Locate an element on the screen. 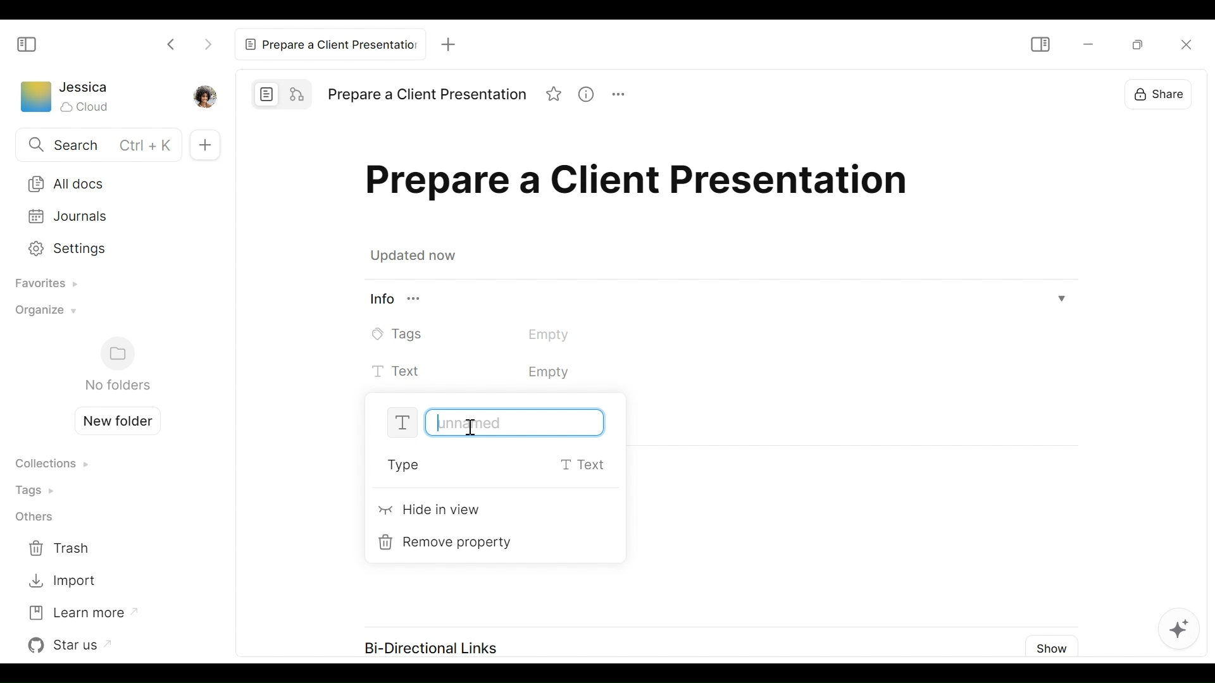 The height and width of the screenshot is (683, 1215). Star us is located at coordinates (73, 645).